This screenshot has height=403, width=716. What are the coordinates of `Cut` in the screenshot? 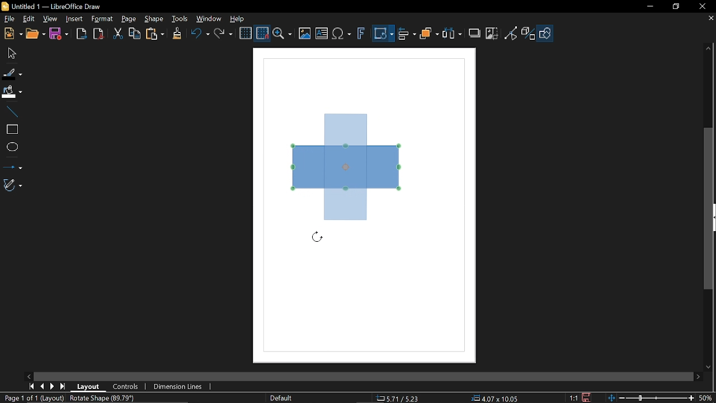 It's located at (117, 35).